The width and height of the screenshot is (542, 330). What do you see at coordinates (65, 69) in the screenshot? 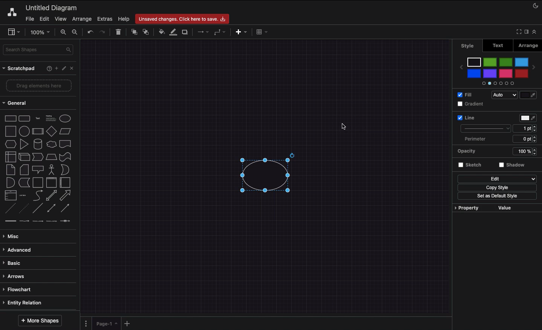
I see `Edit` at bounding box center [65, 69].